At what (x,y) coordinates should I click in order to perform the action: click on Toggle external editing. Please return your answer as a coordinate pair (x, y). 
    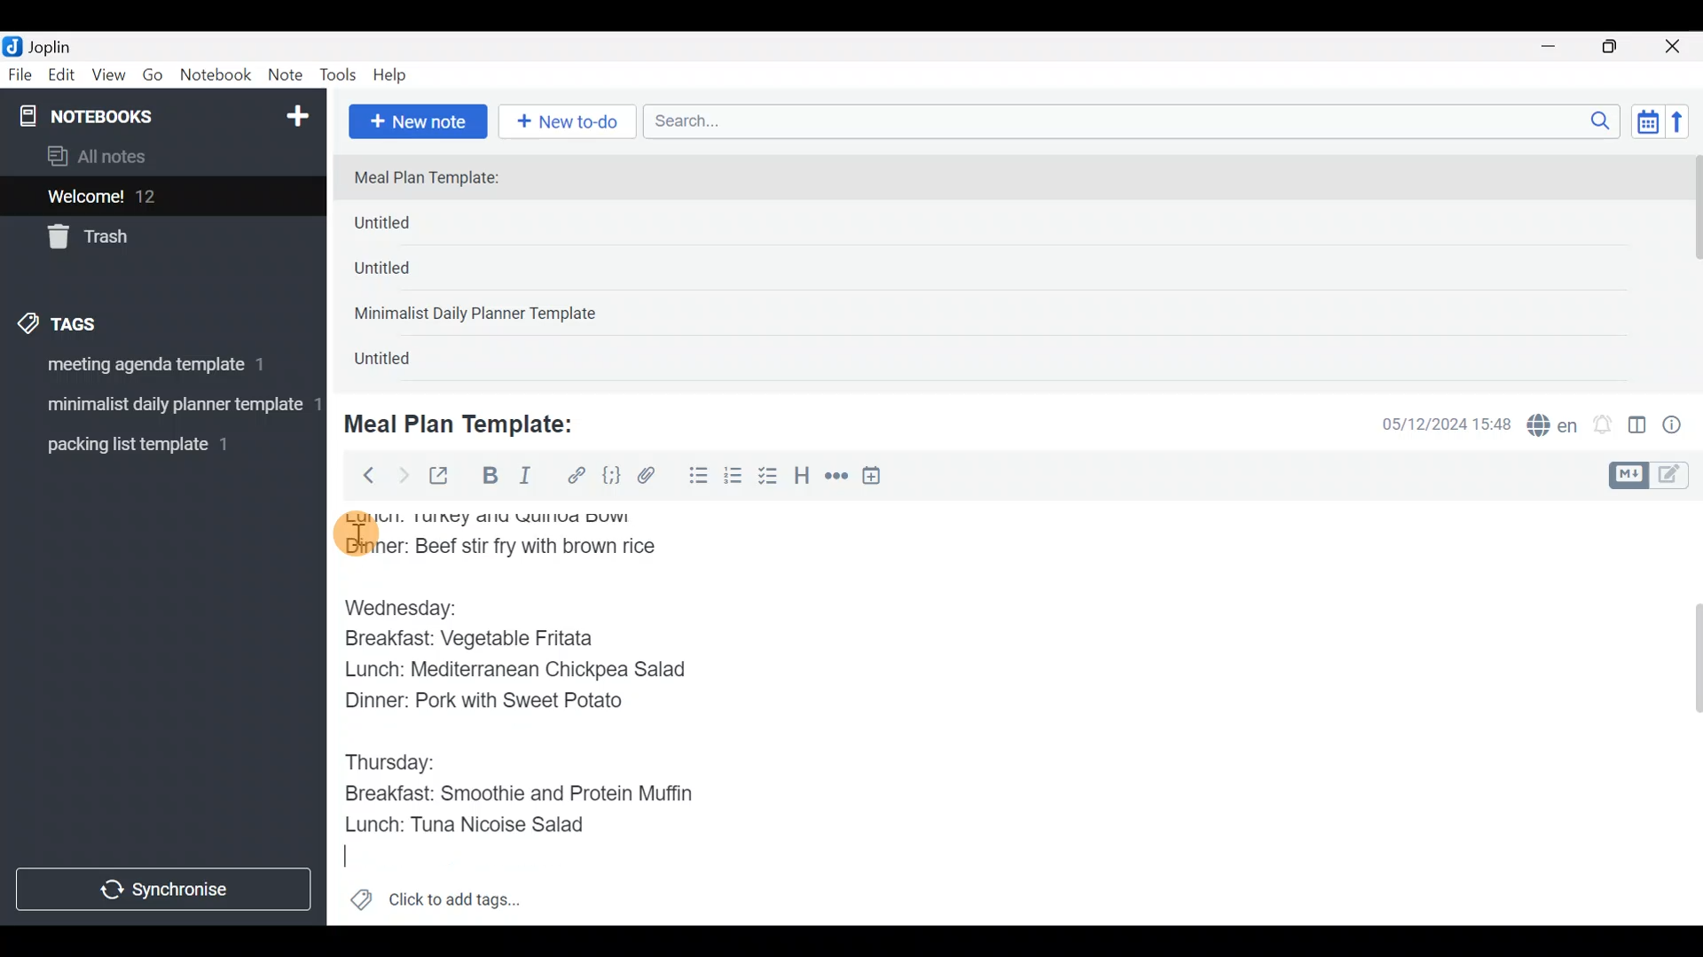
    Looking at the image, I should click on (445, 477).